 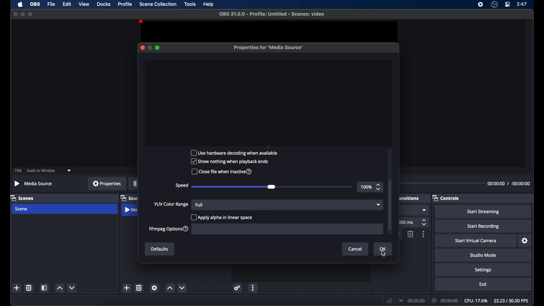 What do you see at coordinates (158, 48) in the screenshot?
I see `maximize` at bounding box center [158, 48].